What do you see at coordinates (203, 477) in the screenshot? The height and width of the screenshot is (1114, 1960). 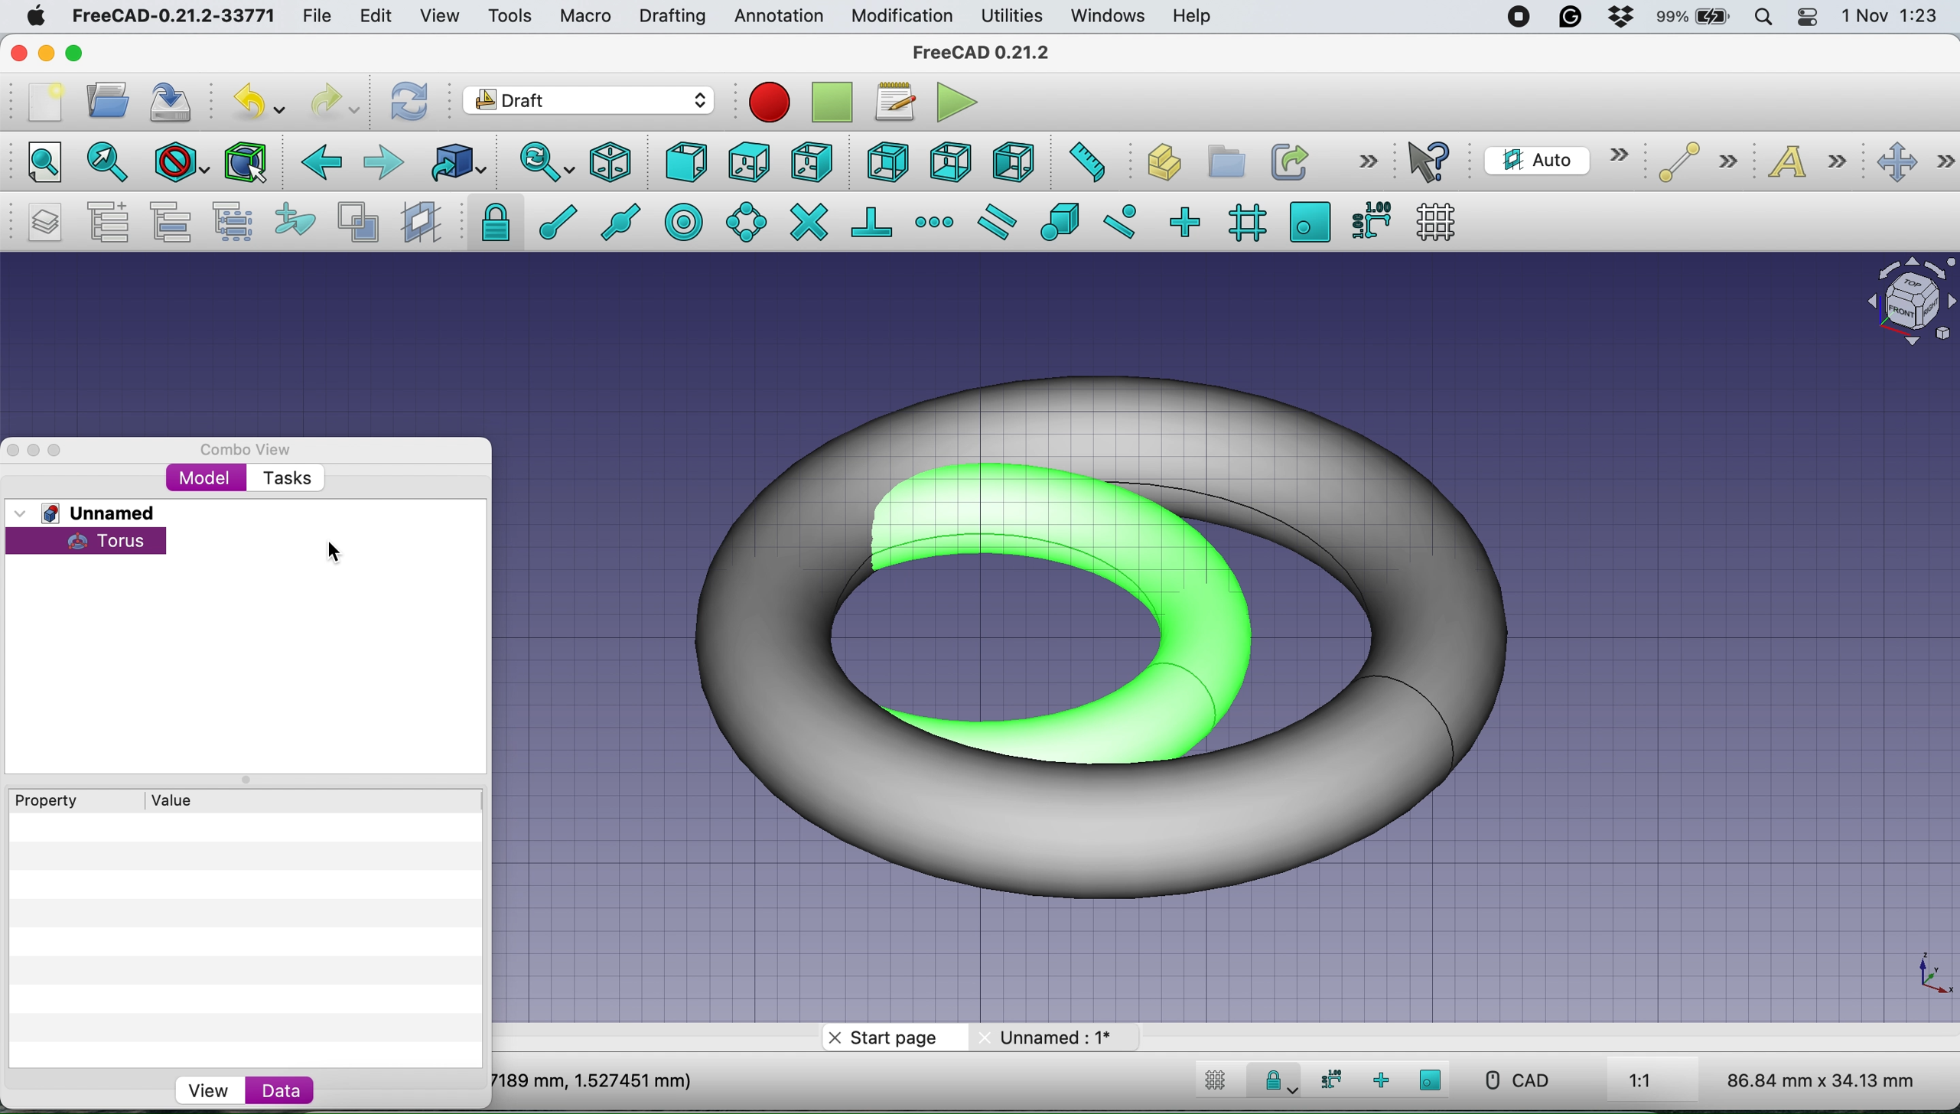 I see `model` at bounding box center [203, 477].